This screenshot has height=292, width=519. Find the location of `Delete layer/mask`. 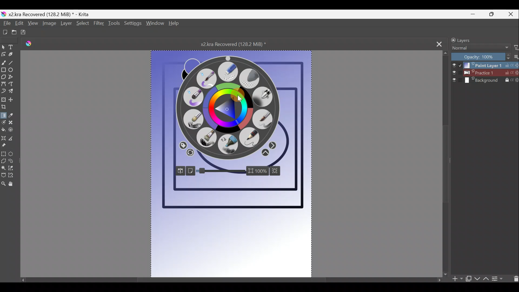

Delete layer/mask is located at coordinates (514, 278).